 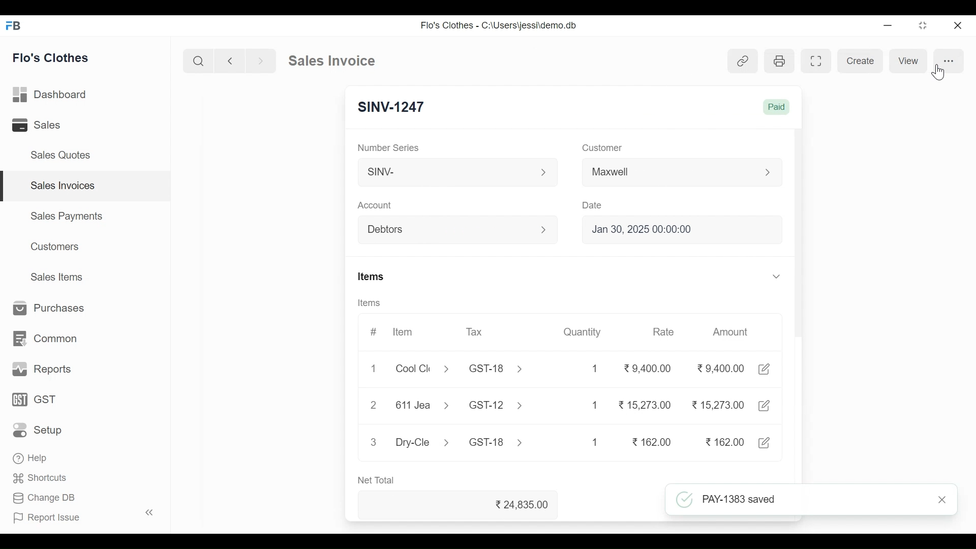 I want to click on Tax, so click(x=476, y=332).